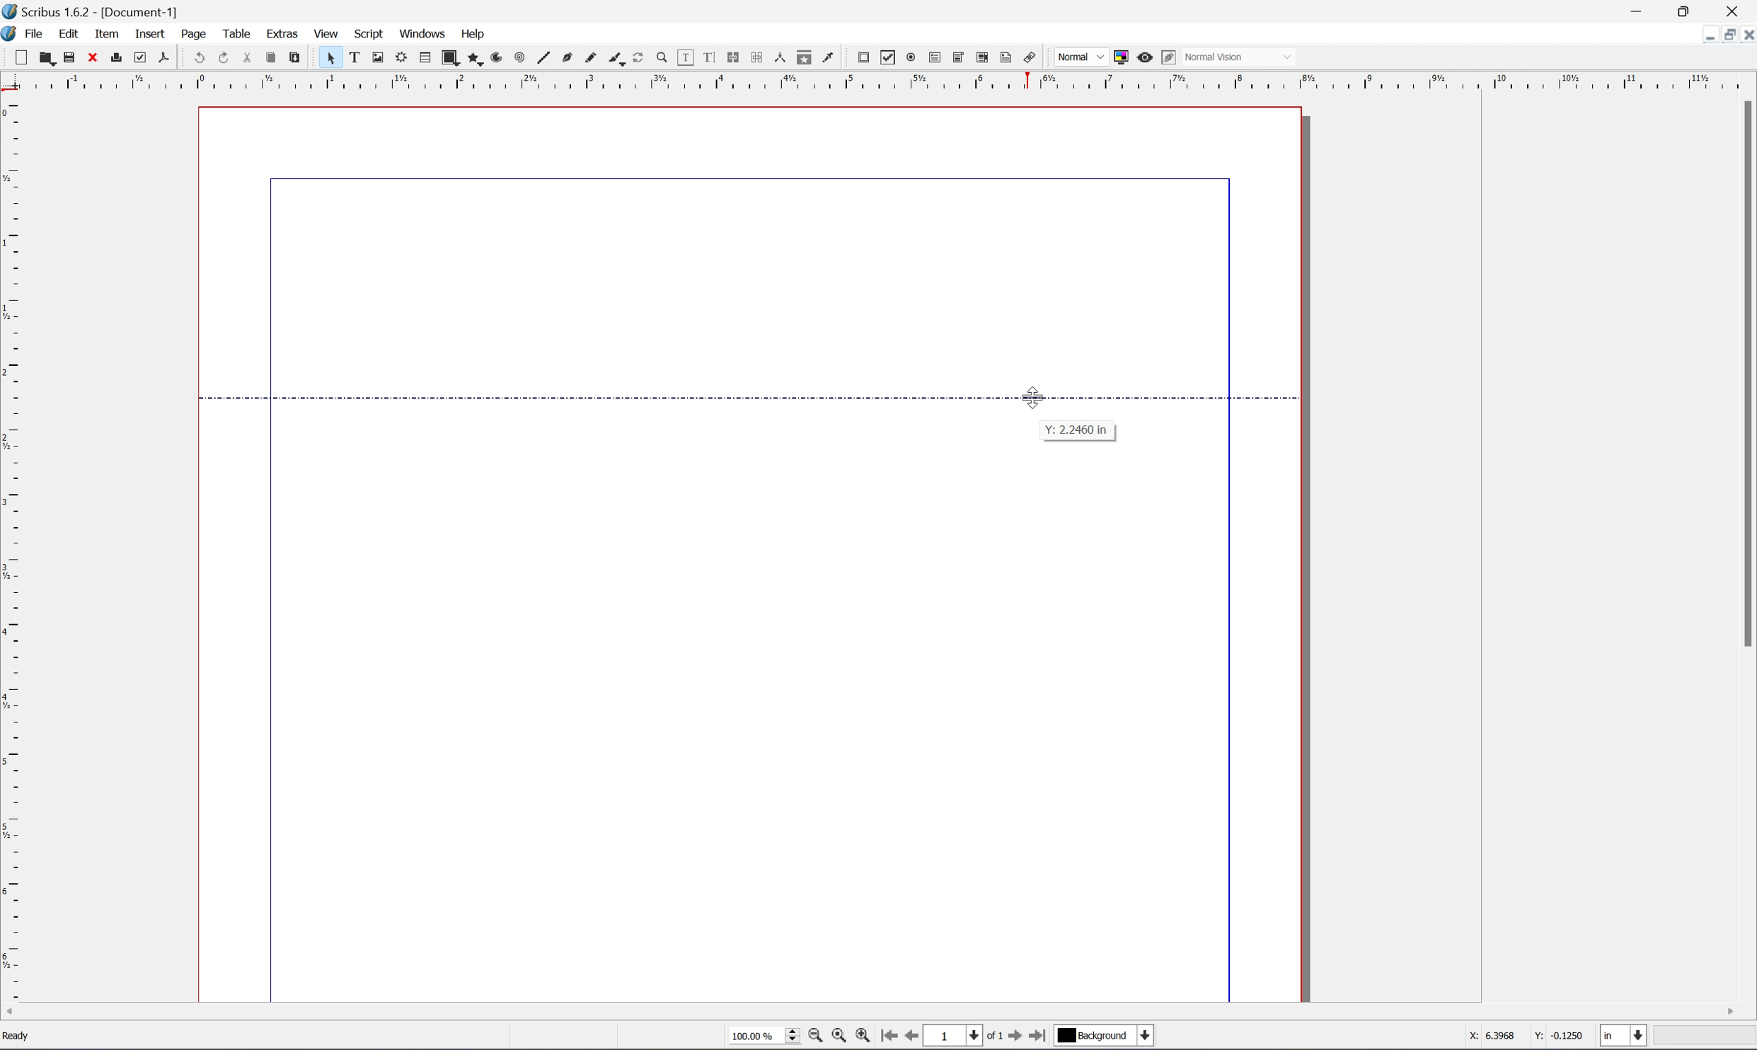 This screenshot has width=1757, height=1050. Describe the element at coordinates (33, 31) in the screenshot. I see `file` at that location.